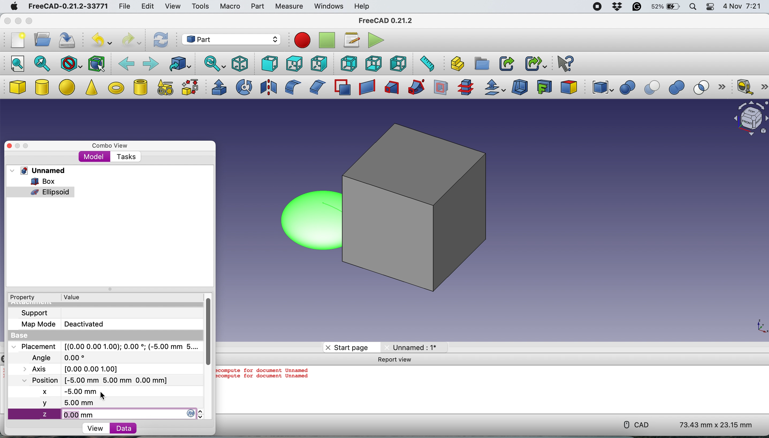  What do you see at coordinates (307, 219) in the screenshot?
I see `ellipsoid` at bounding box center [307, 219].